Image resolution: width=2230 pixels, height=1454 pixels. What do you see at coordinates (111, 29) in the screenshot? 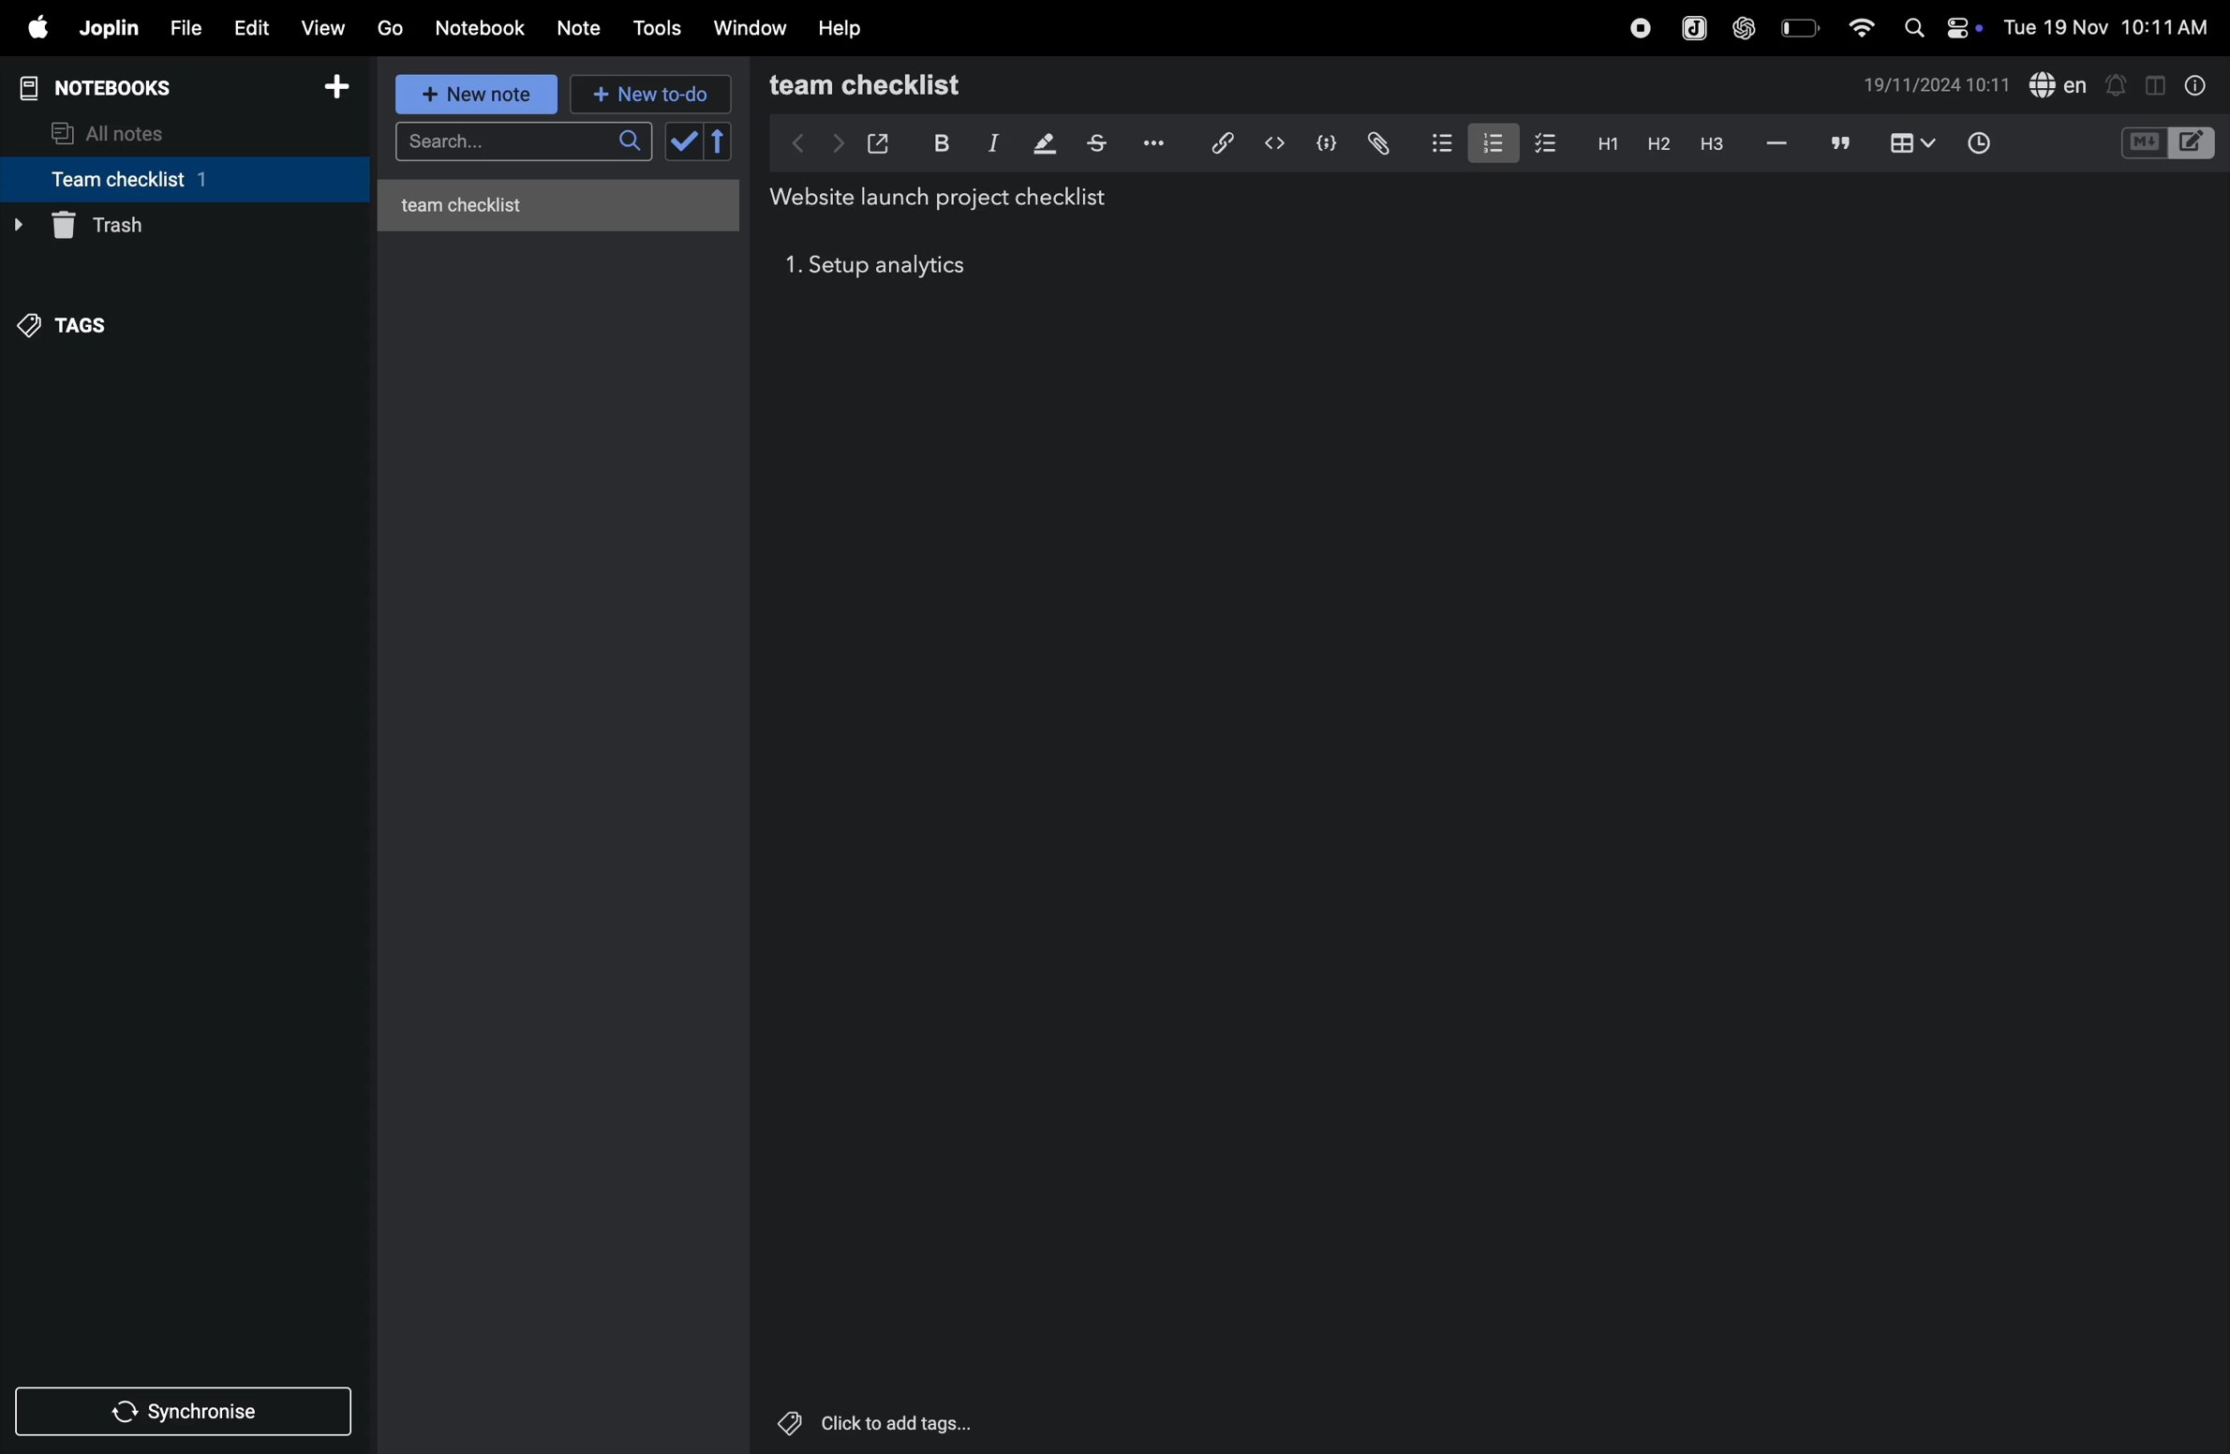
I see `joplin` at bounding box center [111, 29].